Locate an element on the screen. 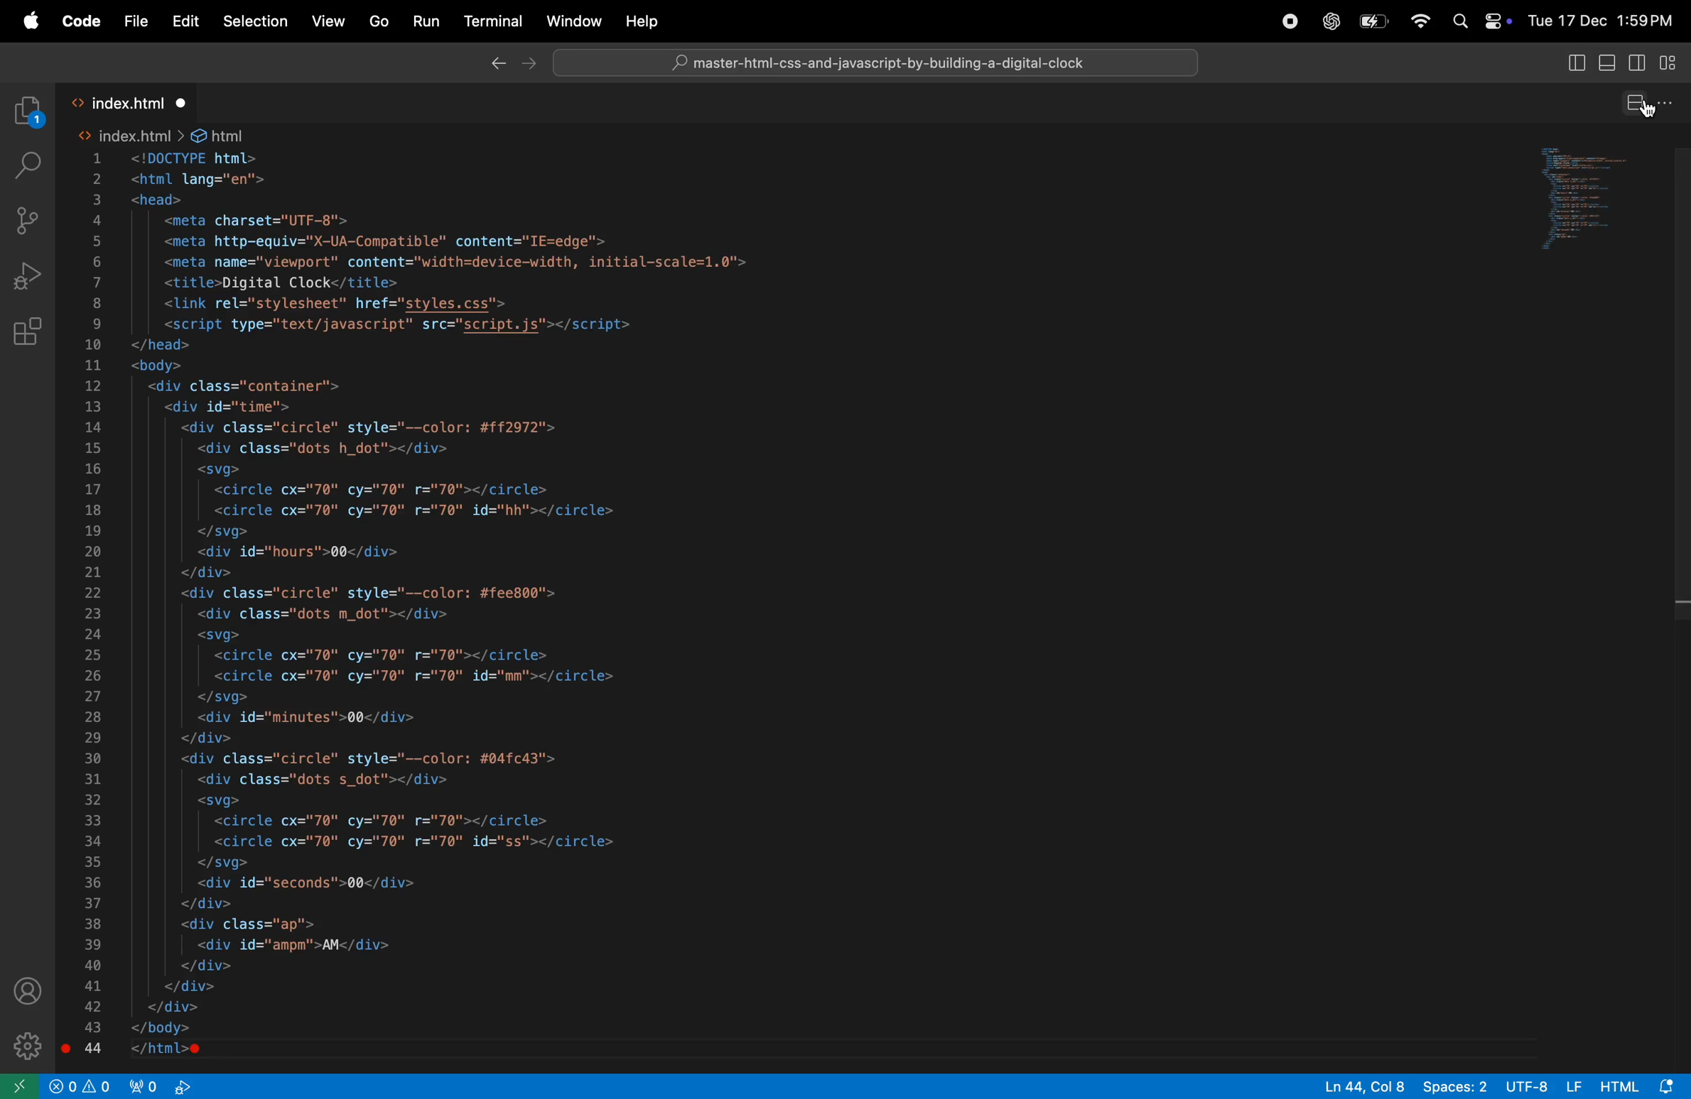 The height and width of the screenshot is (1099, 1691). ln 44 col 8 is located at coordinates (1357, 1086).